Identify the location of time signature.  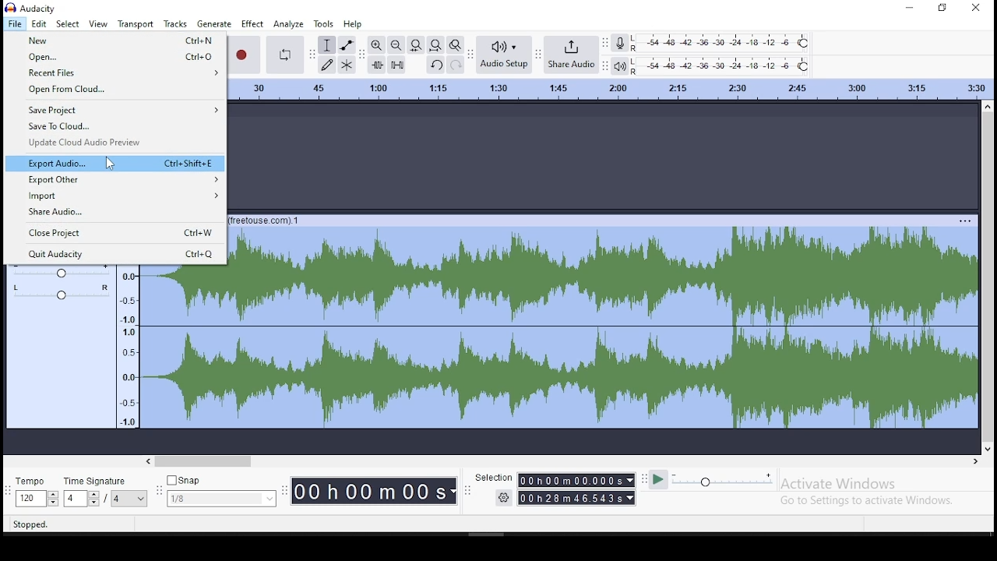
(107, 492).